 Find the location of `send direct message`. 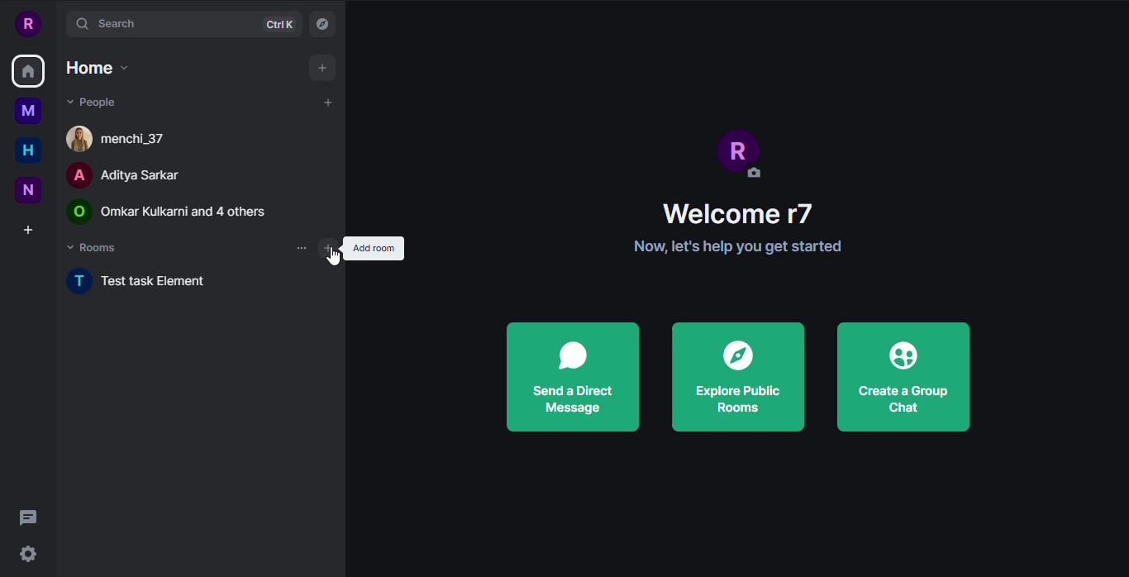

send direct message is located at coordinates (574, 377).